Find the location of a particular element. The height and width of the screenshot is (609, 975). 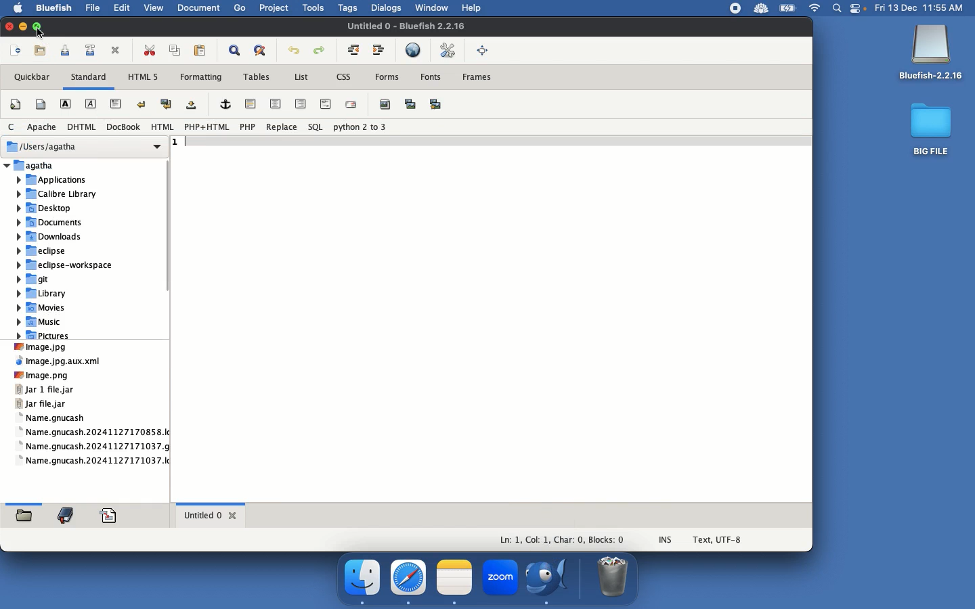

music is located at coordinates (43, 322).